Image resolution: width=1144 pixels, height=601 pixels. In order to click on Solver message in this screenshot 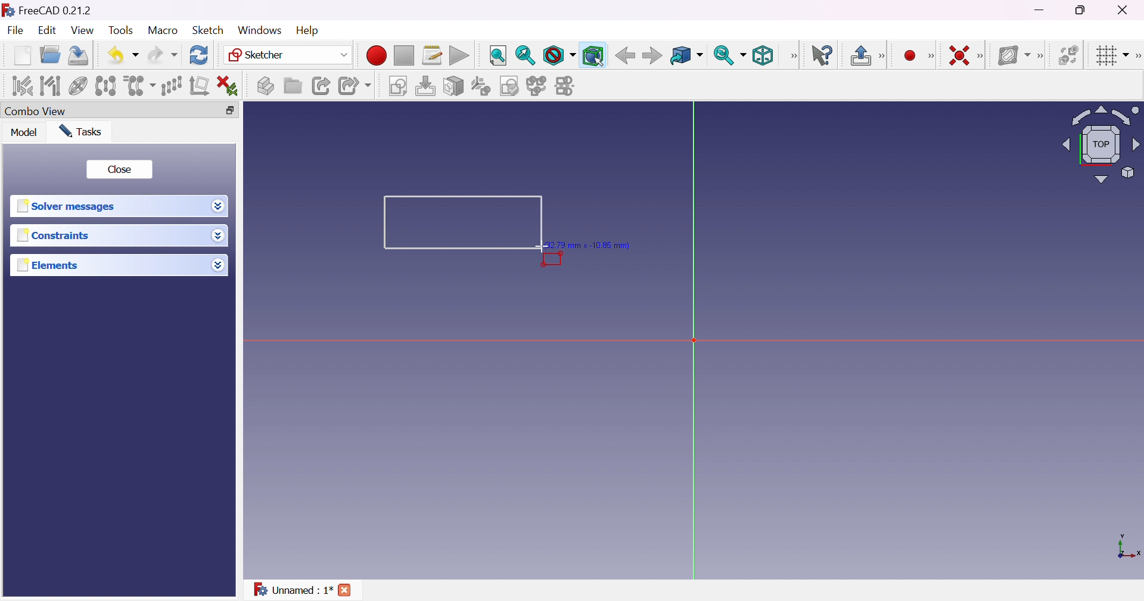, I will do `click(69, 207)`.